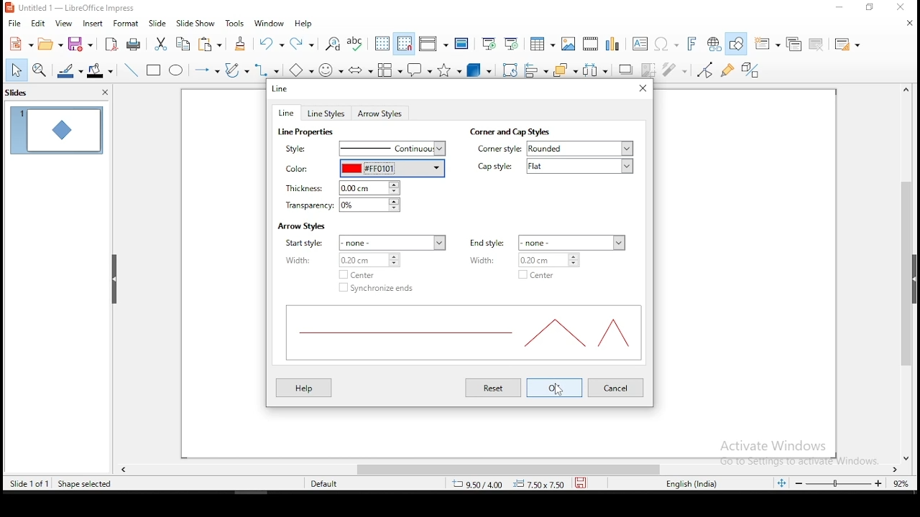 This screenshot has width=920, height=517. What do you see at coordinates (535, 67) in the screenshot?
I see `align objects` at bounding box center [535, 67].